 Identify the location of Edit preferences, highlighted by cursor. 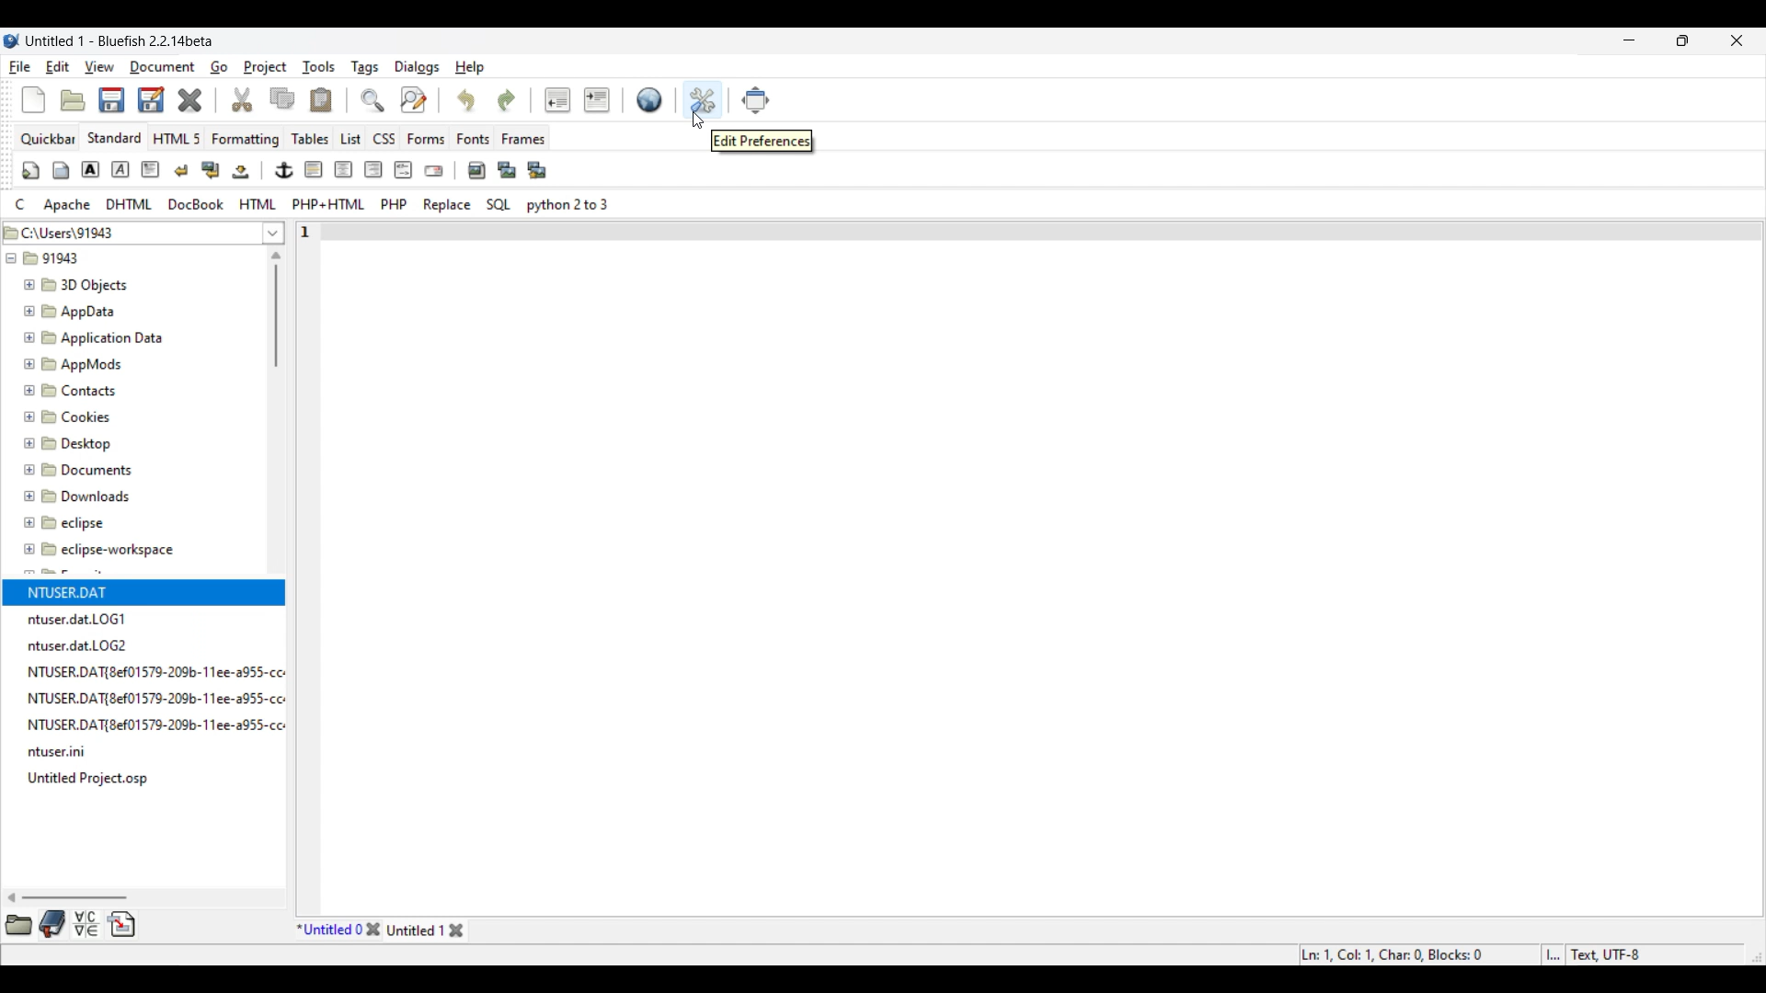
(703, 98).